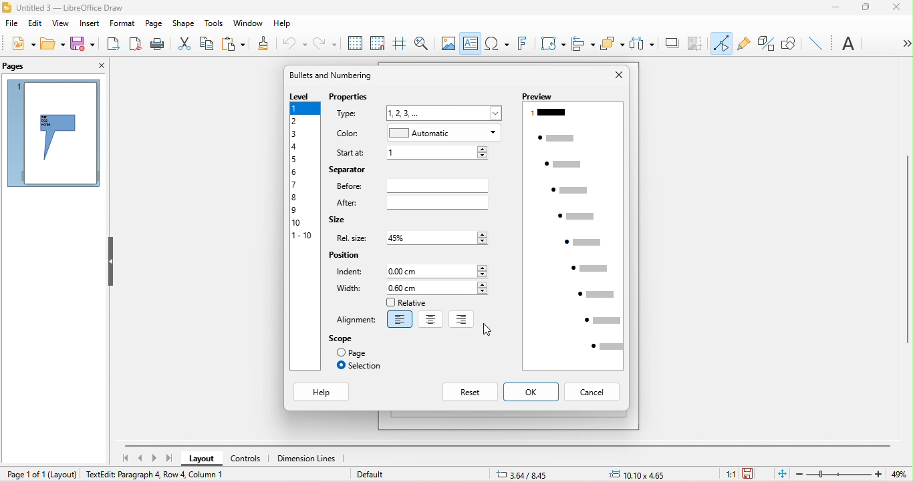  I want to click on indent, so click(351, 271).